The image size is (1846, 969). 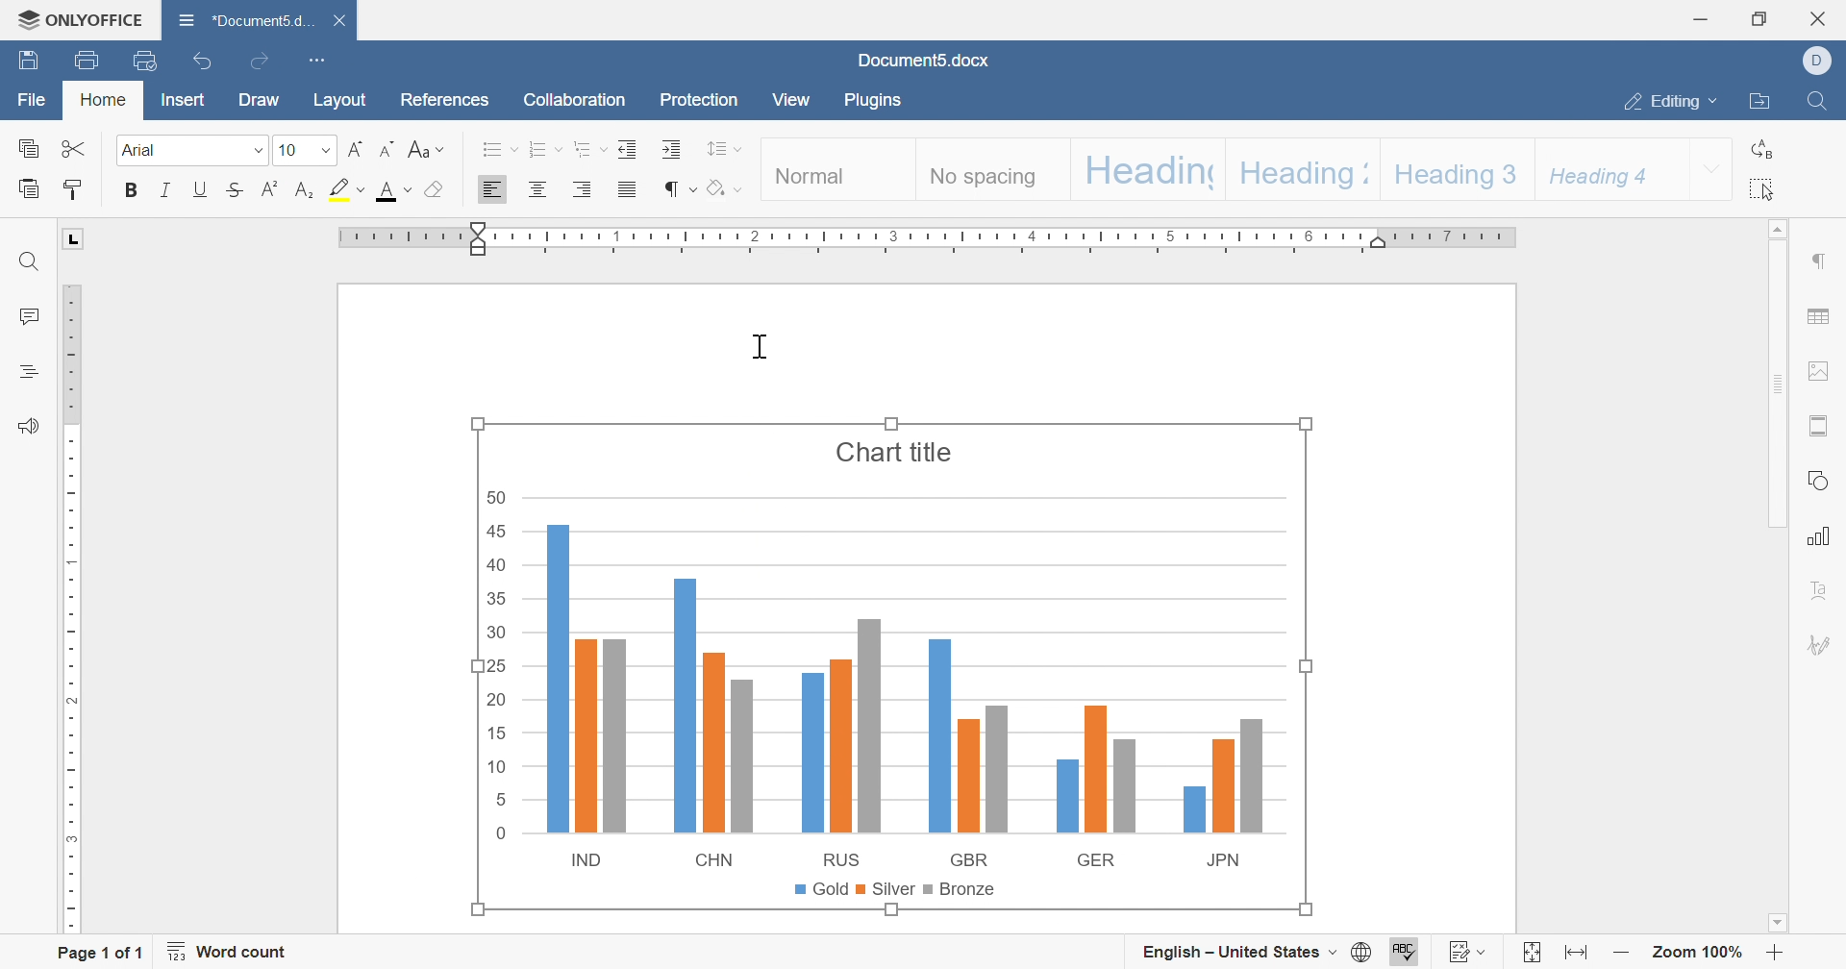 What do you see at coordinates (89, 61) in the screenshot?
I see `print` at bounding box center [89, 61].